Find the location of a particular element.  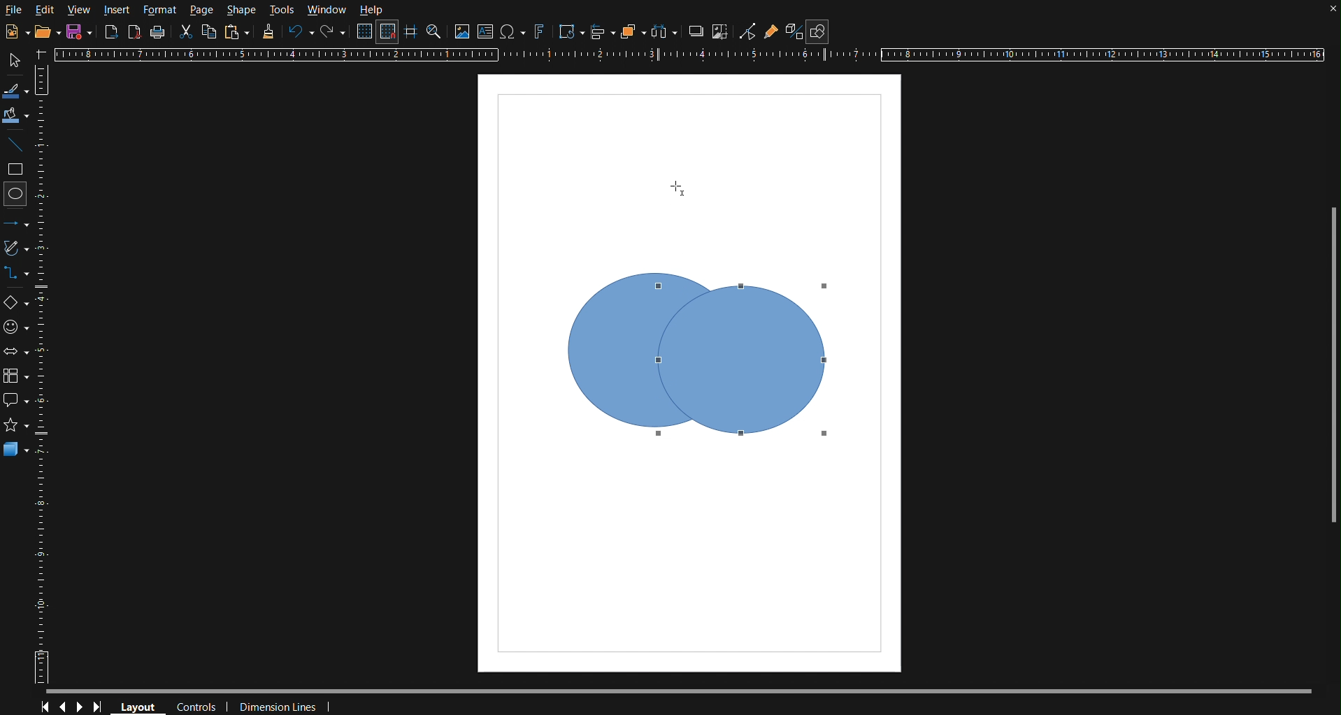

Insert Image is located at coordinates (463, 31).